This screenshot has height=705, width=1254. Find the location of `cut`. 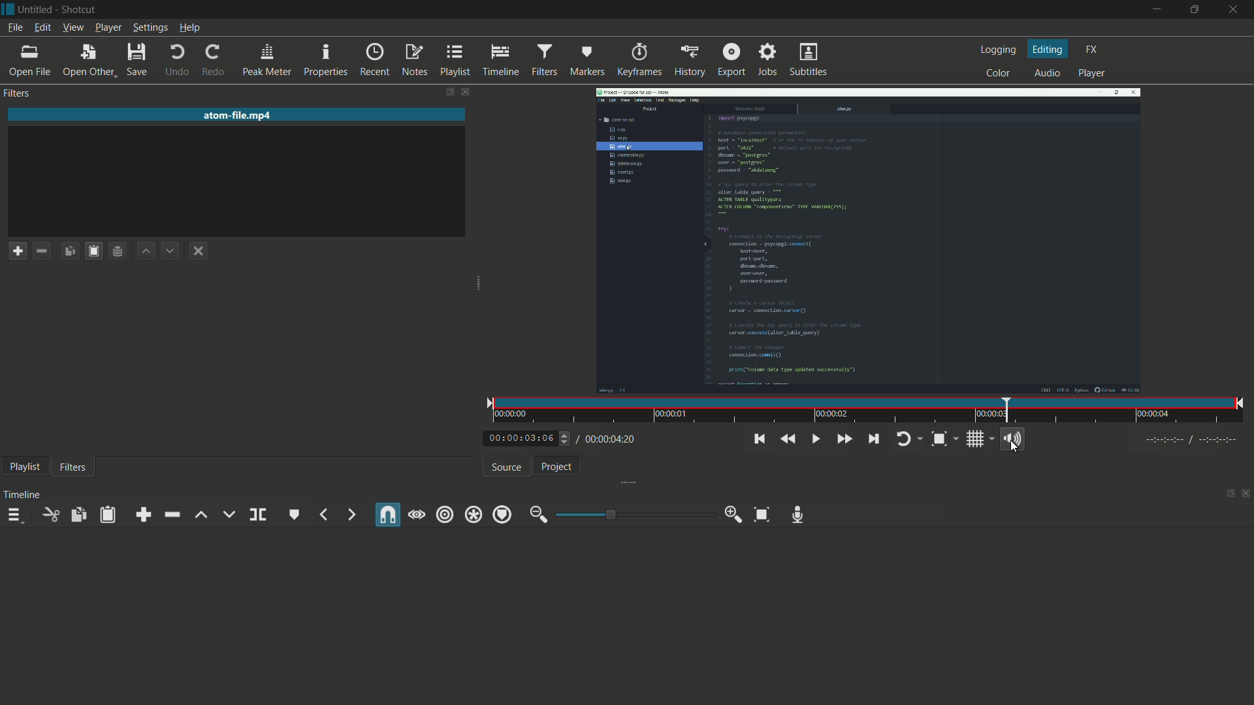

cut is located at coordinates (48, 515).